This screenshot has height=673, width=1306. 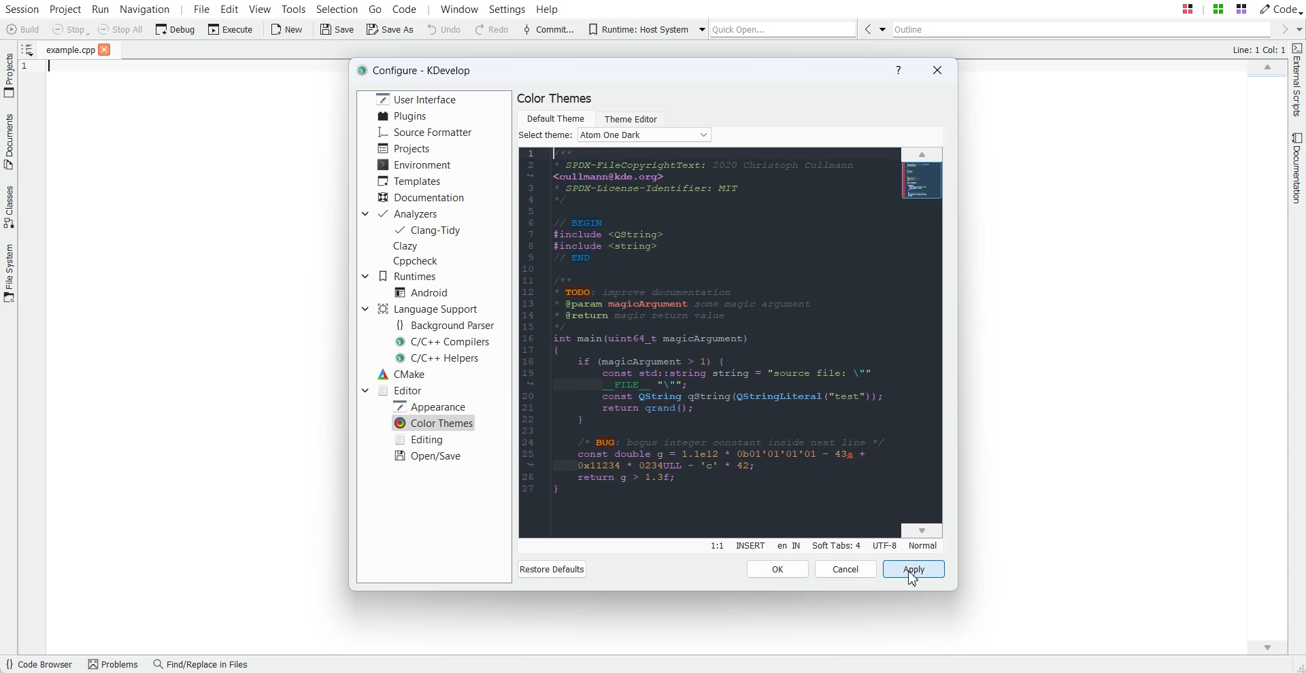 I want to click on Plugins, so click(x=402, y=116).